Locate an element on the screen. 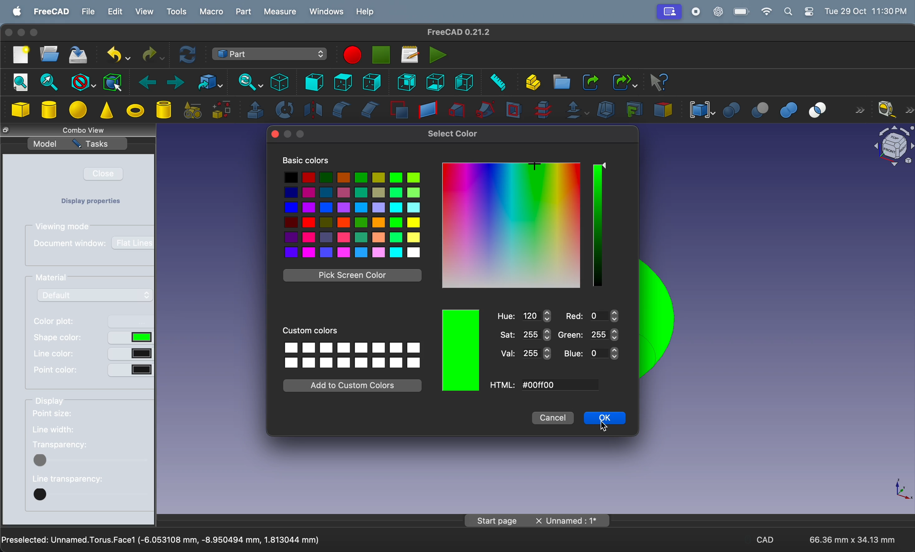 The height and width of the screenshot is (552, 915). settings is located at coordinates (810, 11).